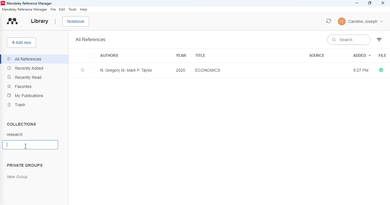  What do you see at coordinates (16, 105) in the screenshot?
I see `trash` at bounding box center [16, 105].